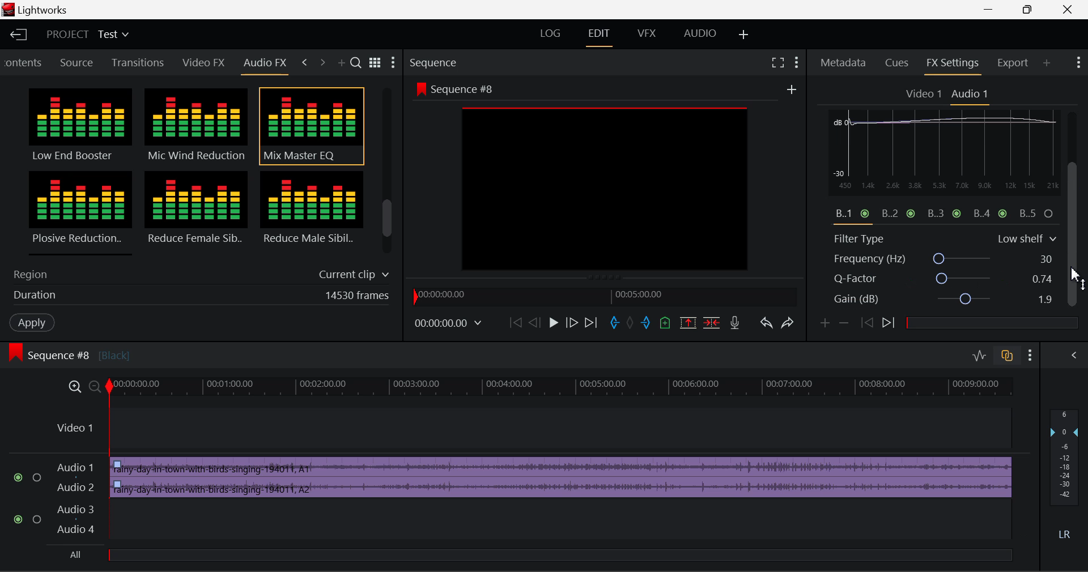  Describe the element at coordinates (311, 212) in the screenshot. I see `Reduce Male Sibilance` at that location.